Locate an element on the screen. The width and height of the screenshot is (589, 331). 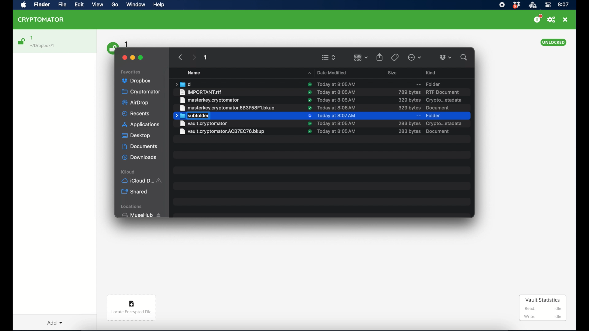
file name is located at coordinates (222, 124).